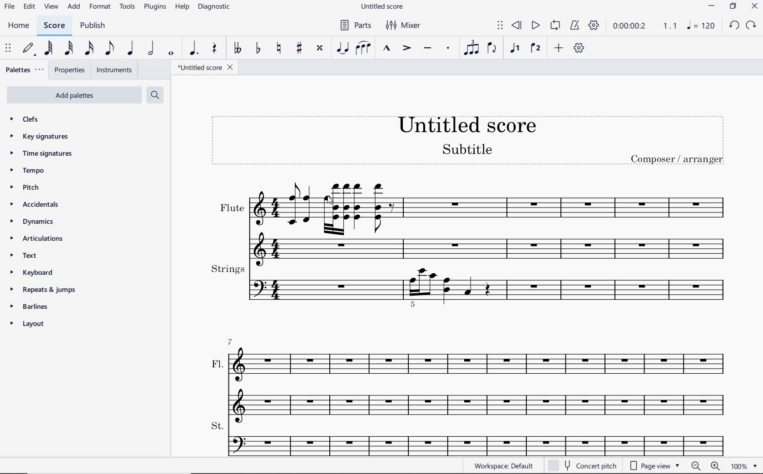  I want to click on EIGHTH NOTE, so click(109, 49).